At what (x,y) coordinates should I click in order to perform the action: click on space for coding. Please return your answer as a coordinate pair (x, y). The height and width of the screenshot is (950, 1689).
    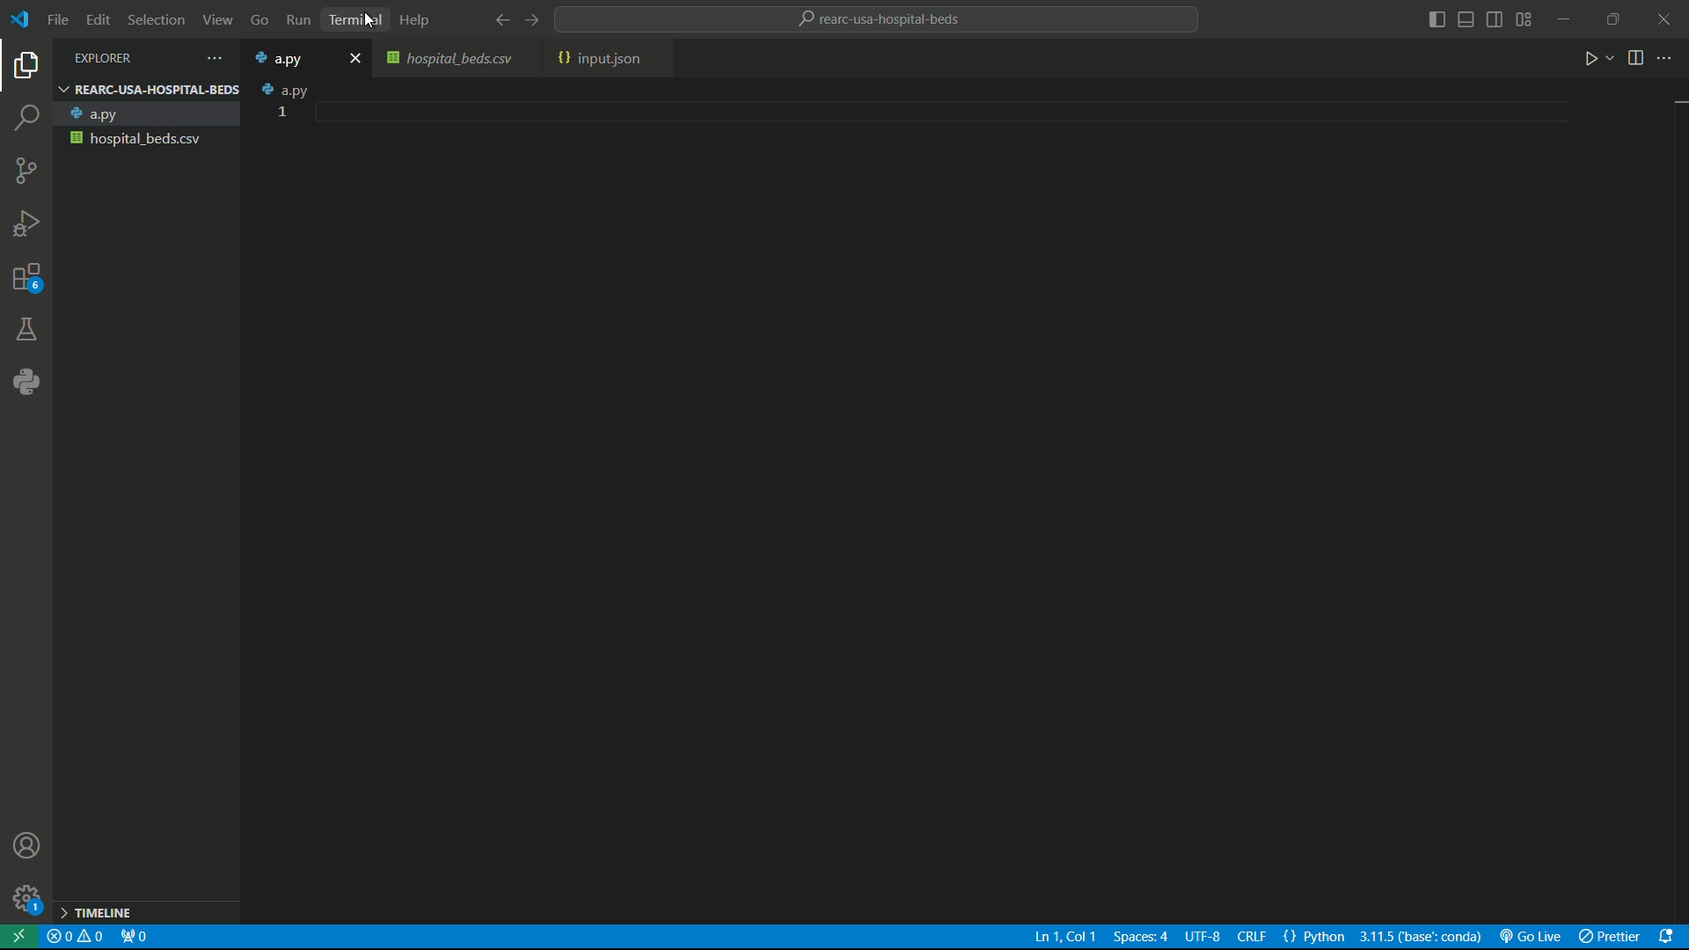
    Looking at the image, I should click on (981, 497).